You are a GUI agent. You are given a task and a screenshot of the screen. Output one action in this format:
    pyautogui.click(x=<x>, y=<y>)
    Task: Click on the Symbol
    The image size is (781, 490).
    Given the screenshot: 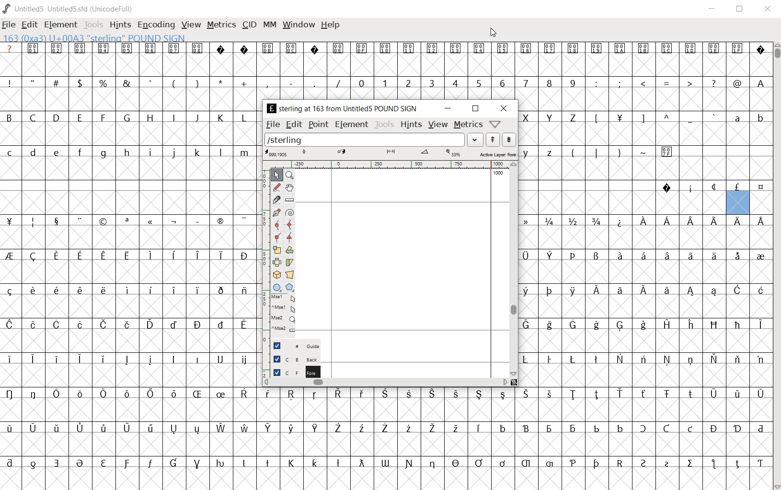 What is the action you would take?
    pyautogui.click(x=197, y=325)
    